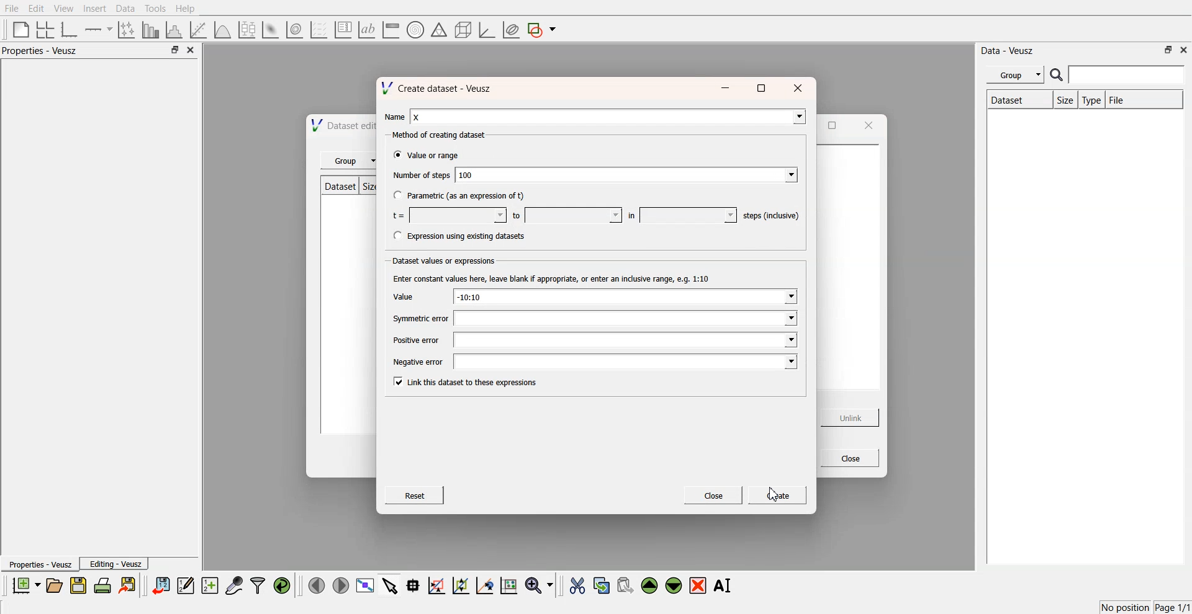  Describe the element at coordinates (43, 51) in the screenshot. I see `Properties - Veusz` at that location.